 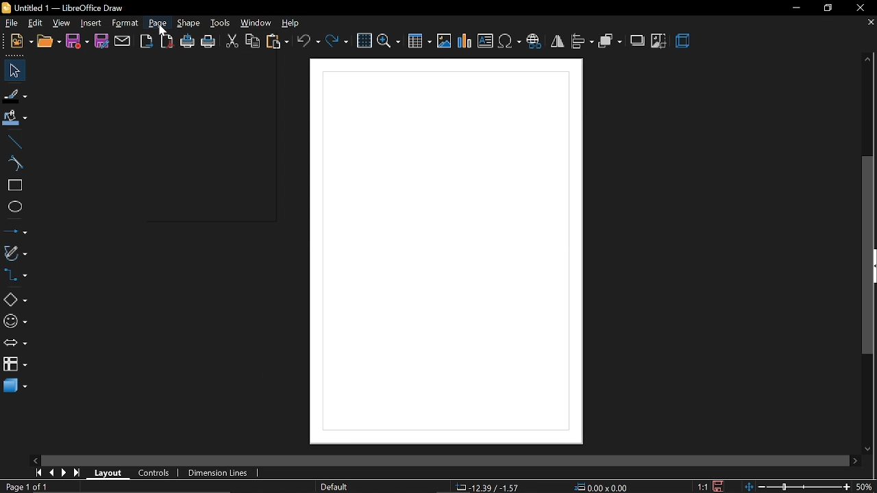 I want to click on close, so click(x=861, y=10).